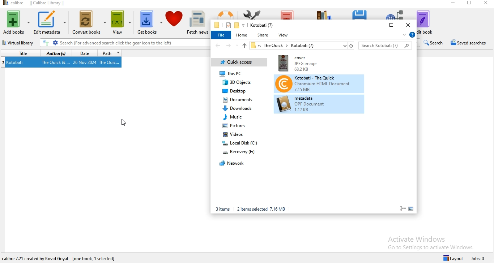  Describe the element at coordinates (404, 35) in the screenshot. I see `dropdown` at that location.